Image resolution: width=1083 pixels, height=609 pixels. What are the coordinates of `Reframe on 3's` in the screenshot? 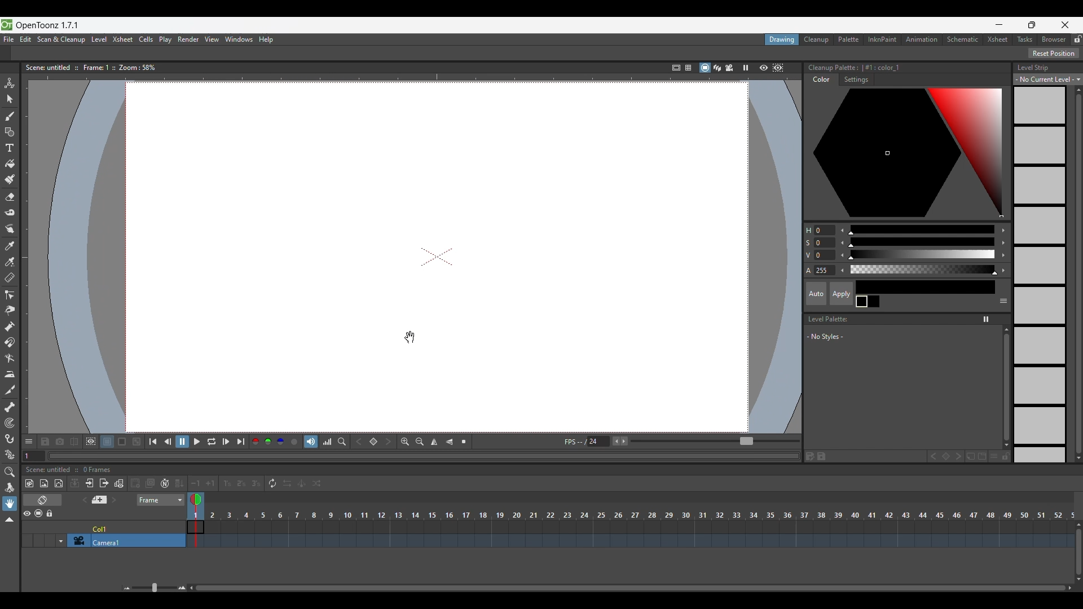 It's located at (256, 483).